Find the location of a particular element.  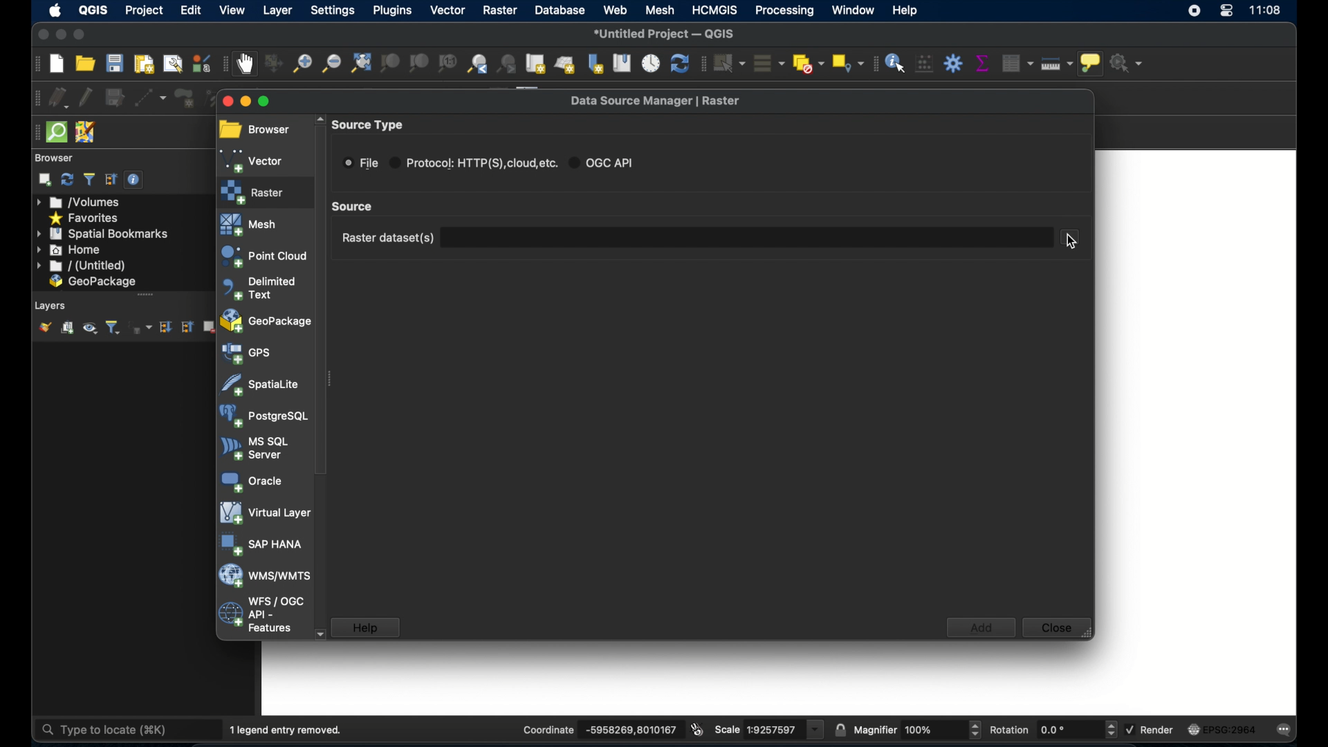

open layer styling panel is located at coordinates (45, 326).